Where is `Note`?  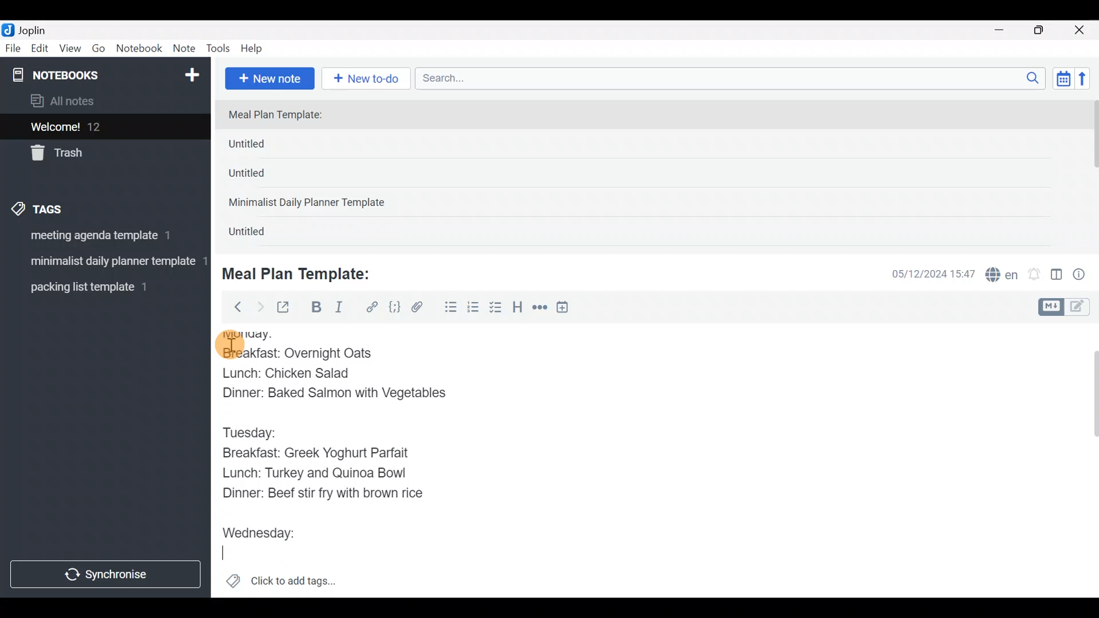
Note is located at coordinates (187, 49).